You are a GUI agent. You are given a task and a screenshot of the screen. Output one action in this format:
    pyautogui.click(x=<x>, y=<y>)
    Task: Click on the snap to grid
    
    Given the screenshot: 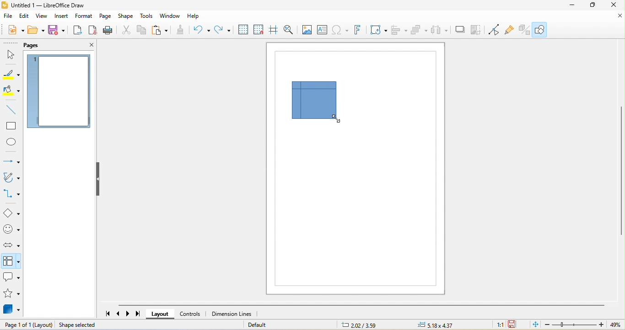 What is the action you would take?
    pyautogui.click(x=260, y=30)
    